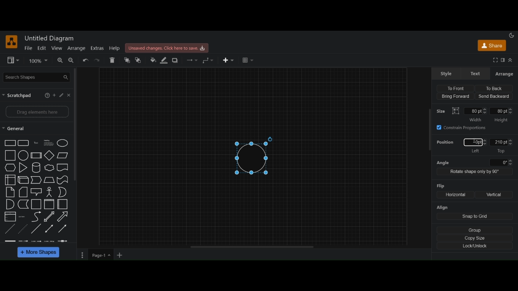 Image resolution: width=518 pixels, height=291 pixels. What do you see at coordinates (86, 61) in the screenshot?
I see `undo` at bounding box center [86, 61].